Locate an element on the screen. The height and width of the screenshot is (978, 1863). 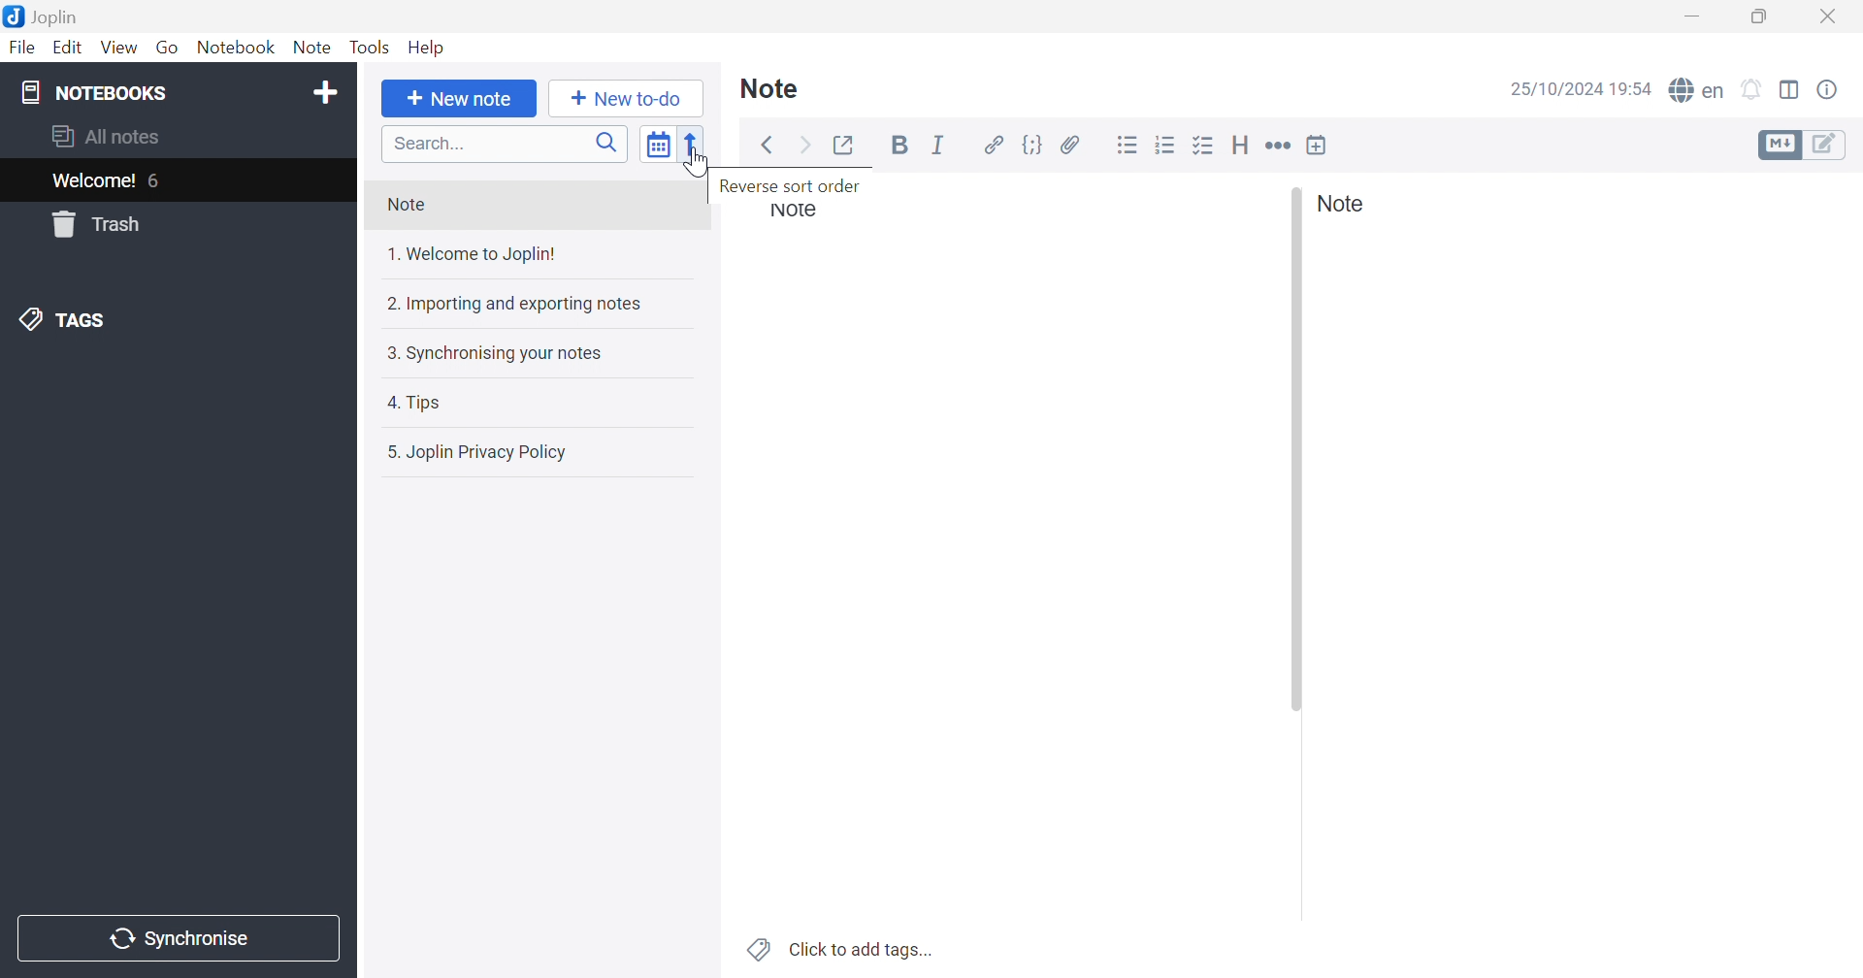
Set alarm is located at coordinates (1753, 90).